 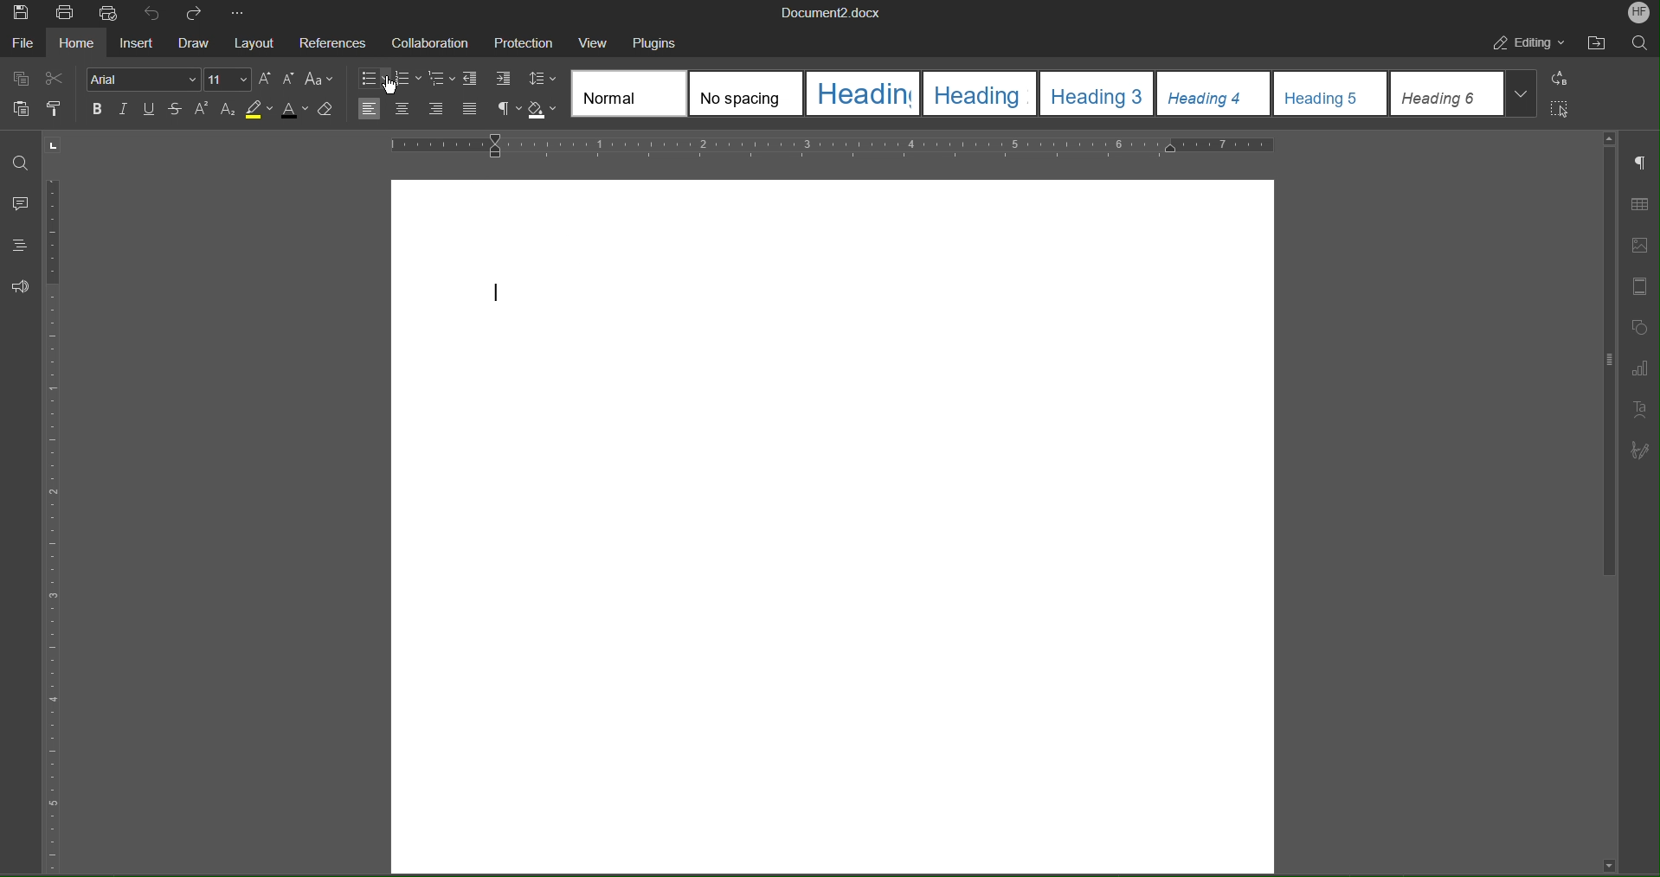 I want to click on Numbered List, so click(x=412, y=78).